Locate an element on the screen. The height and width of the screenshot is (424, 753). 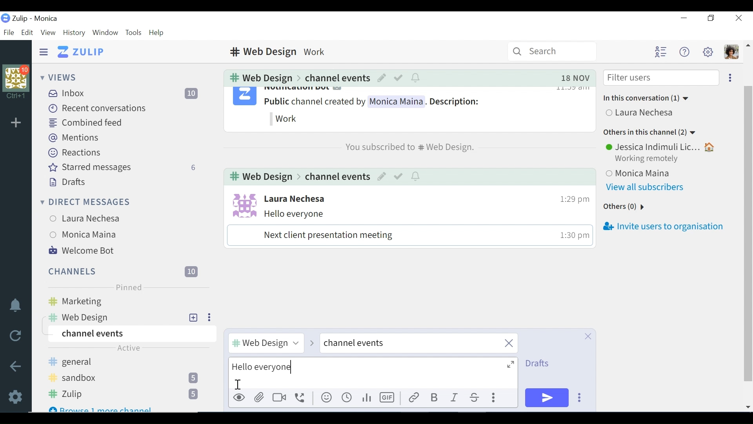
Settings menu is located at coordinates (708, 51).